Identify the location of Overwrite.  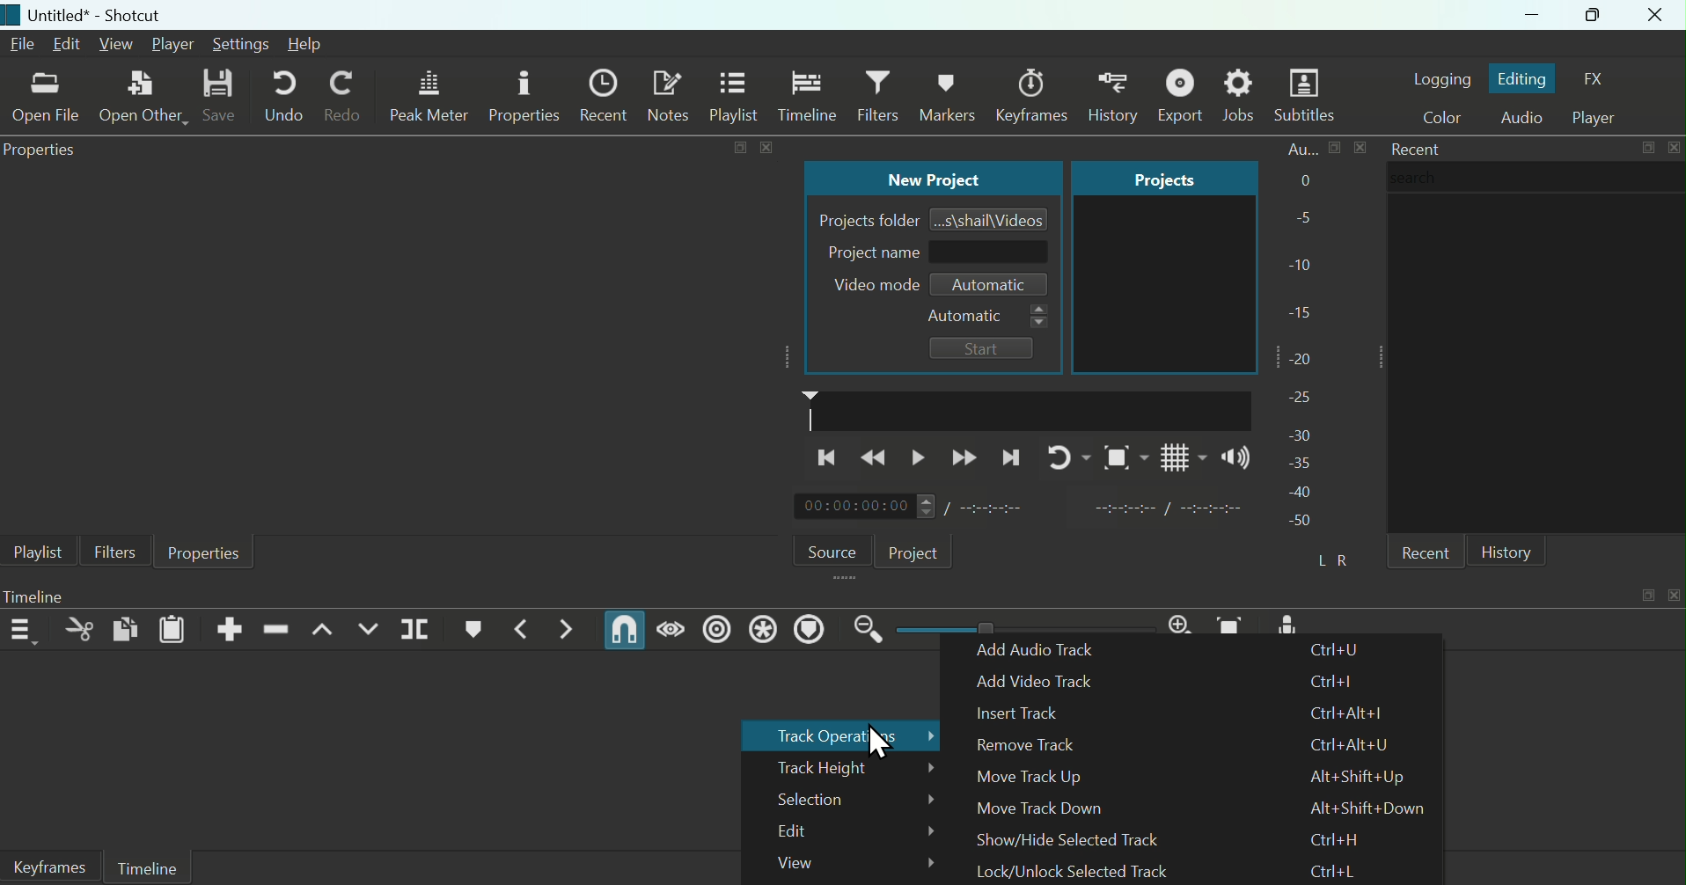
(369, 630).